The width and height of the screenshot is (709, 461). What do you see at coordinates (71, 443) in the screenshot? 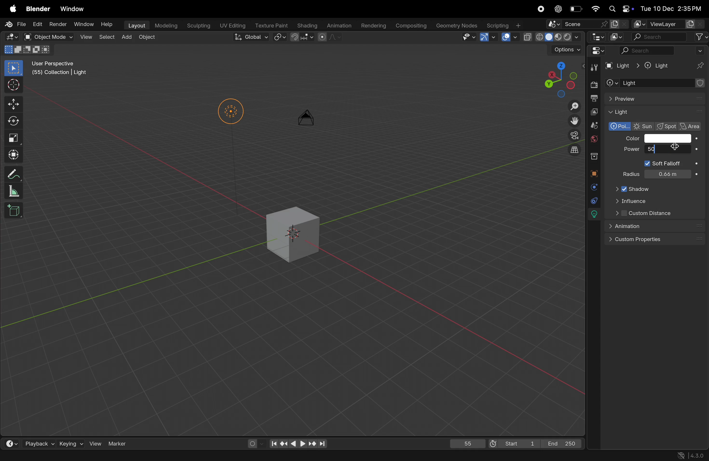
I see `keying` at bounding box center [71, 443].